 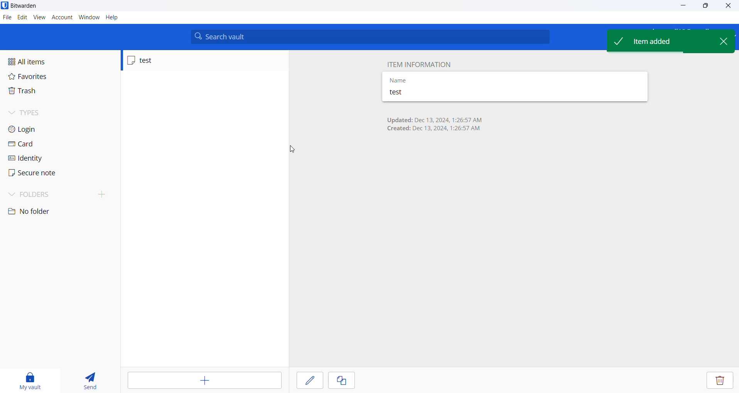 I want to click on delete, so click(x=720, y=381).